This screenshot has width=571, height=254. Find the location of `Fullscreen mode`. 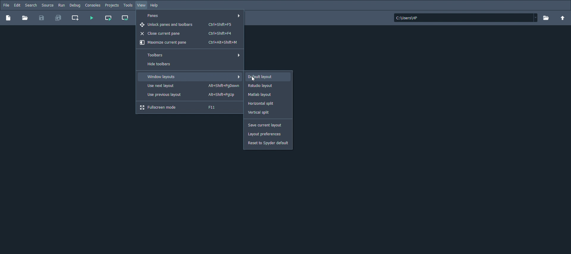

Fullscreen mode is located at coordinates (181, 108).